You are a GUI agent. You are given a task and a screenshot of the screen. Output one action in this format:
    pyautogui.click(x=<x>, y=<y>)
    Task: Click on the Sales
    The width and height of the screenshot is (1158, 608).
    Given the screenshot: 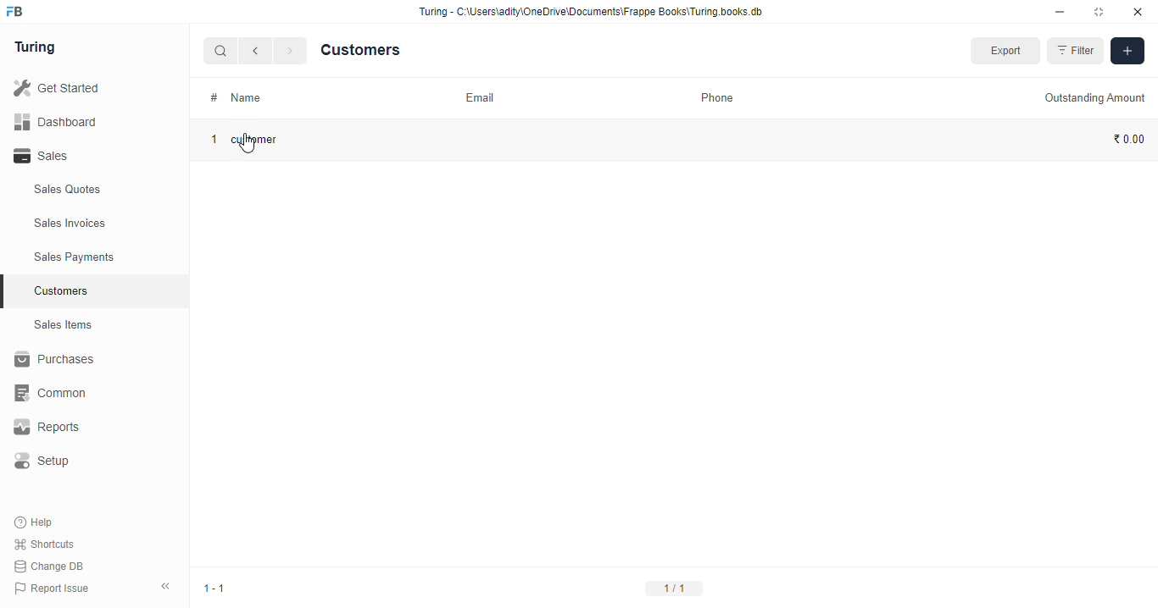 What is the action you would take?
    pyautogui.click(x=83, y=156)
    